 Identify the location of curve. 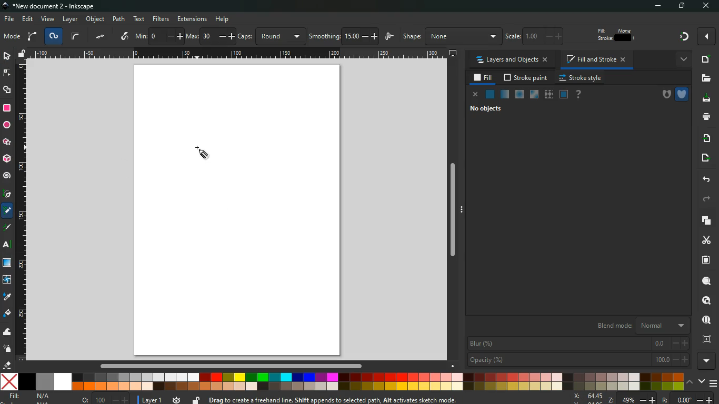
(76, 37).